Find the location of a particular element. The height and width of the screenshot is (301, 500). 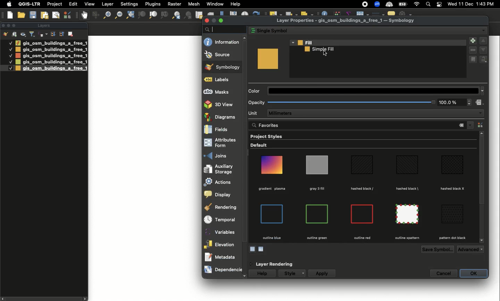

Data defined overide is located at coordinates (262, 249).